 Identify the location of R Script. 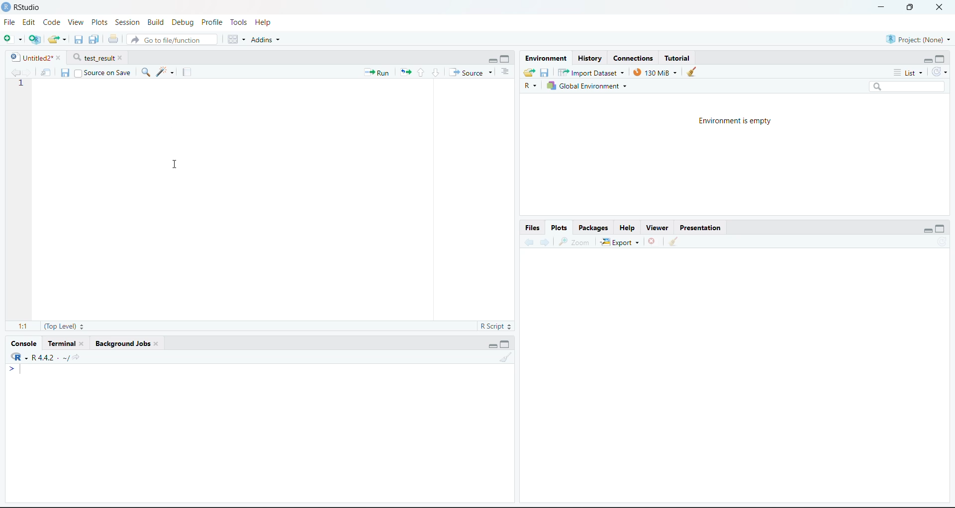
(497, 327).